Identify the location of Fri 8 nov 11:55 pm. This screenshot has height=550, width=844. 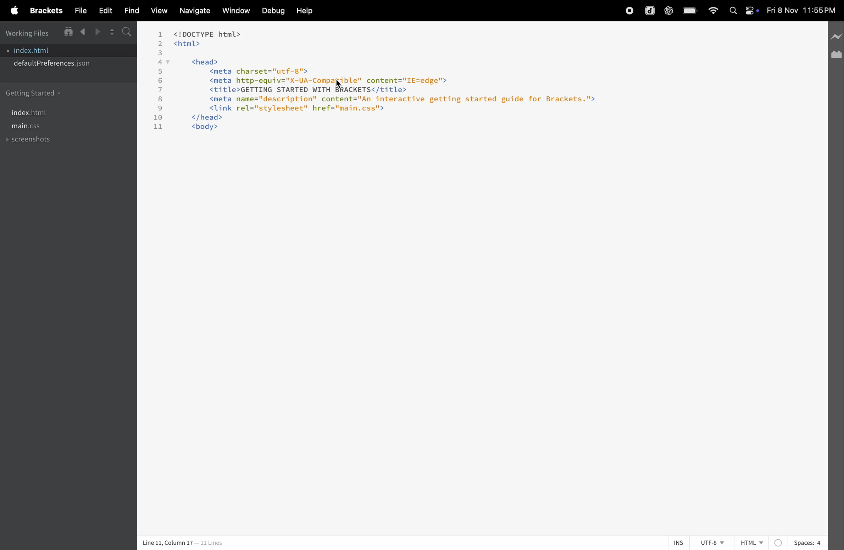
(801, 10).